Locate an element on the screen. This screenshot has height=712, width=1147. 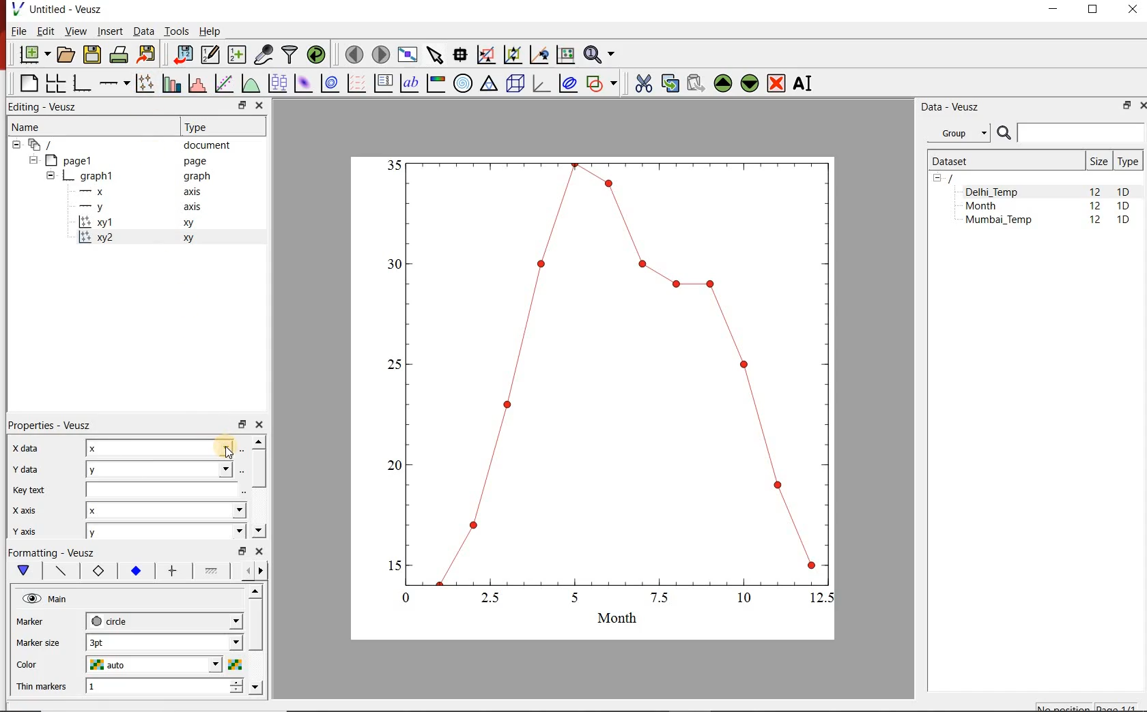
Minor ticks is located at coordinates (212, 571).